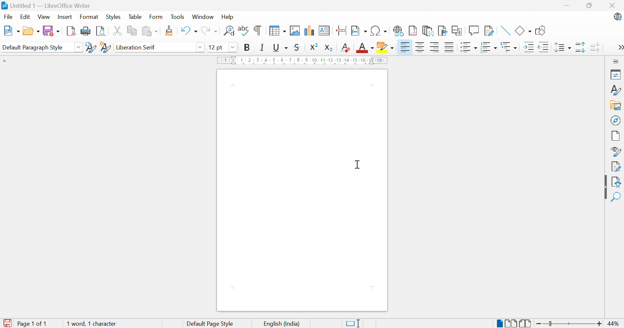 Image resolution: width=624 pixels, height=328 pixels. I want to click on Insert comment, so click(474, 30).